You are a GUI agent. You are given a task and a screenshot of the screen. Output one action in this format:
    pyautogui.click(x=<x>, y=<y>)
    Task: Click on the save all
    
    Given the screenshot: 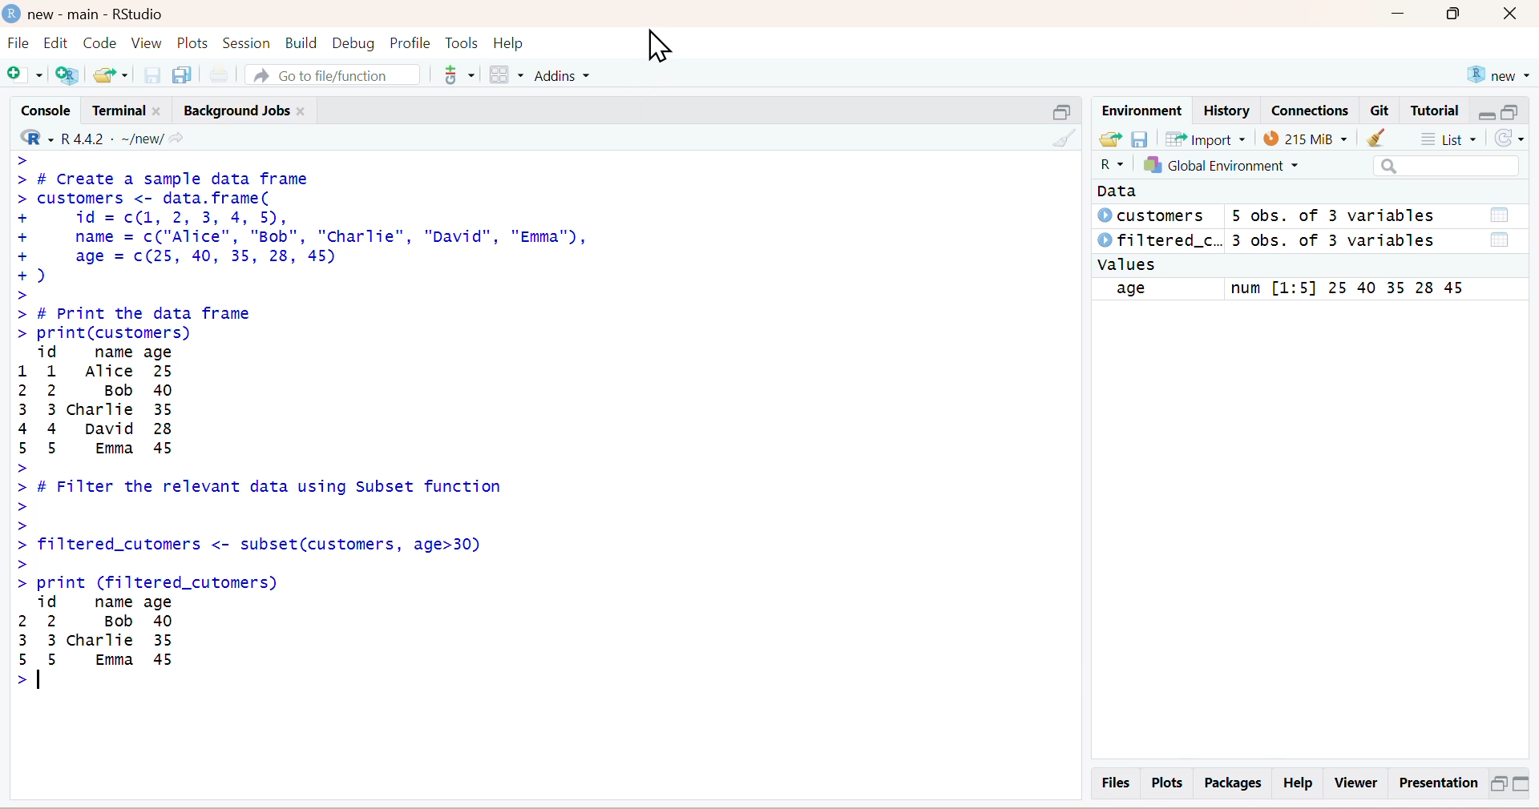 What is the action you would take?
    pyautogui.click(x=182, y=73)
    